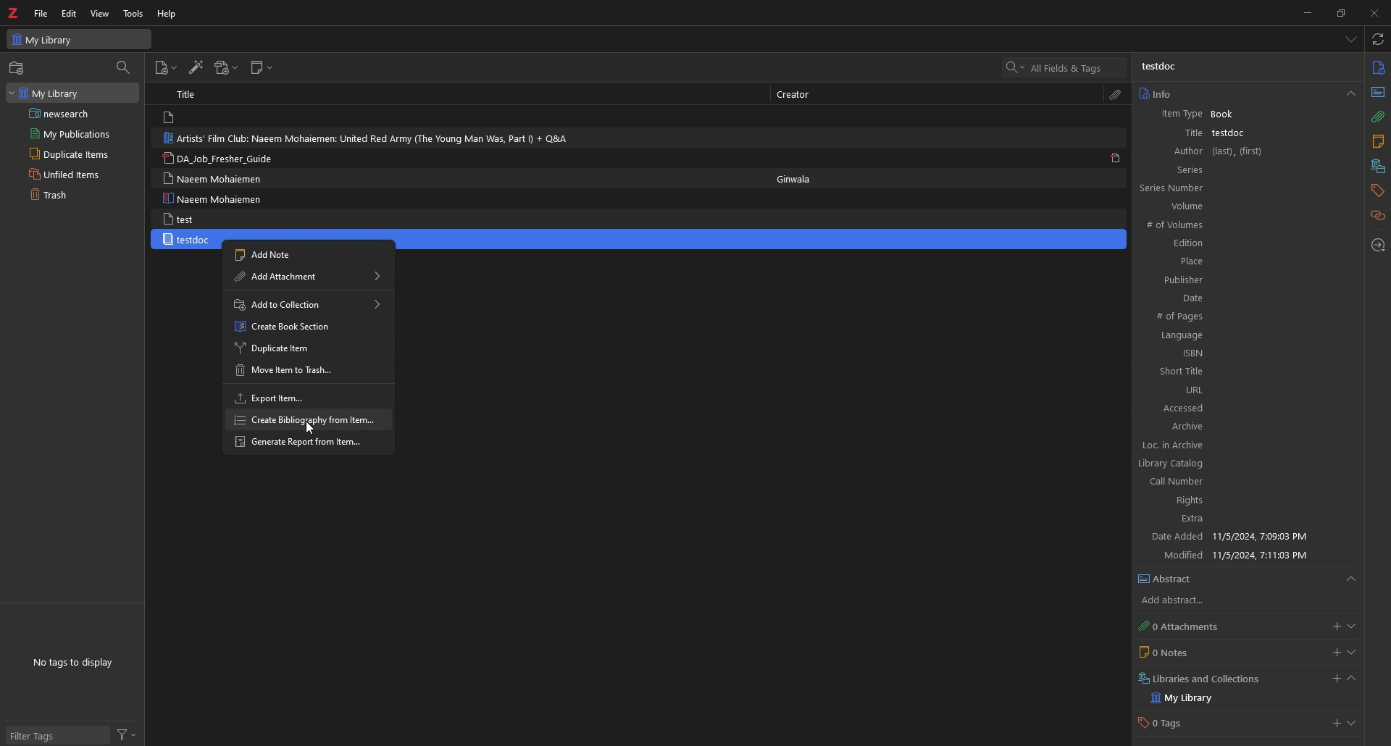 The height and width of the screenshot is (746, 1391). Describe the element at coordinates (1065, 67) in the screenshot. I see `search` at that location.